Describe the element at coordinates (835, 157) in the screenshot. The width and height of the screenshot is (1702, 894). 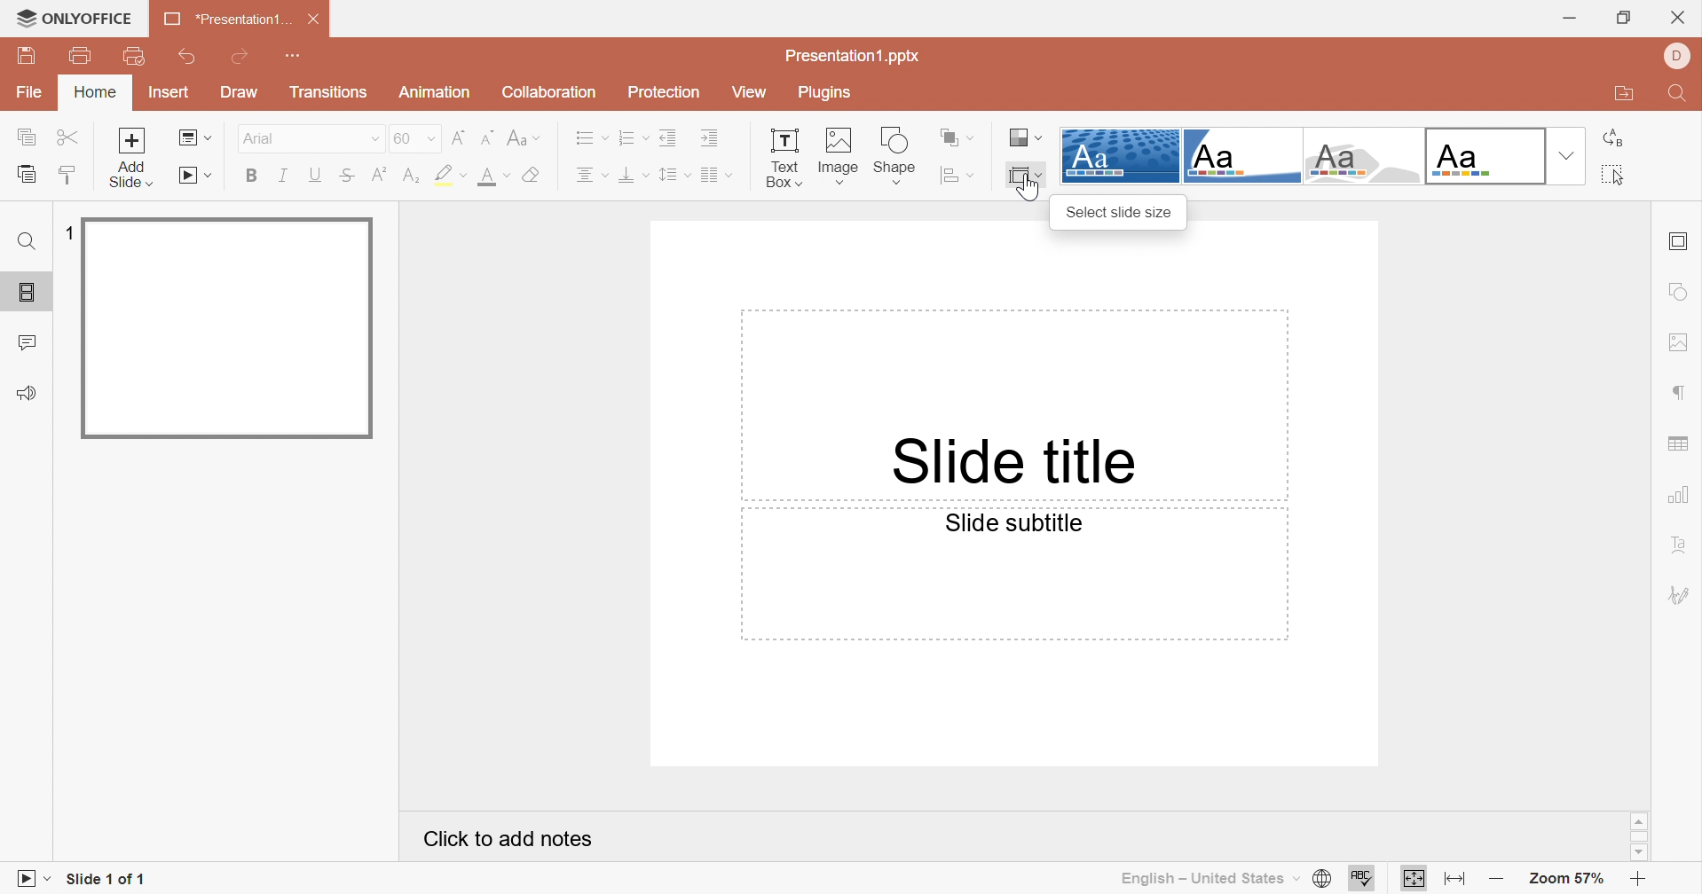
I see `Image` at that location.